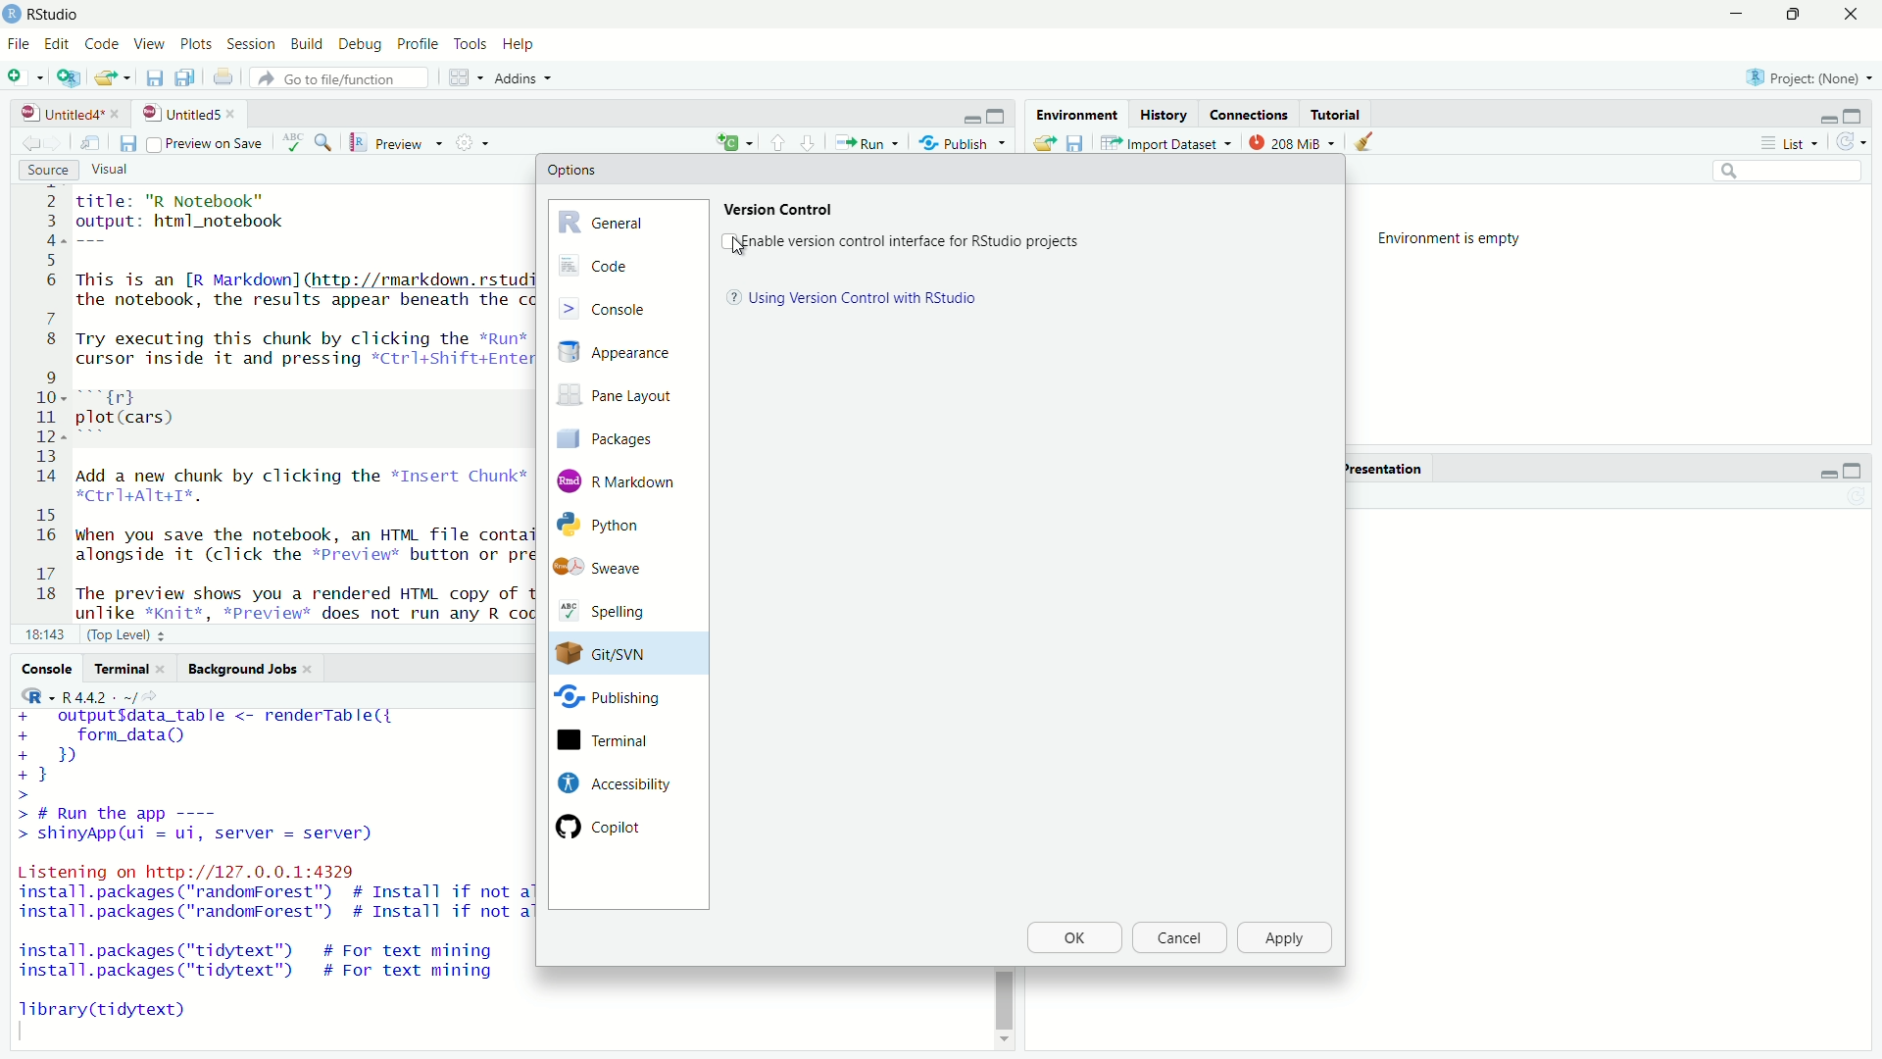 This screenshot has width=1882, height=1059. What do you see at coordinates (397, 143) in the screenshot?
I see `Preview` at bounding box center [397, 143].